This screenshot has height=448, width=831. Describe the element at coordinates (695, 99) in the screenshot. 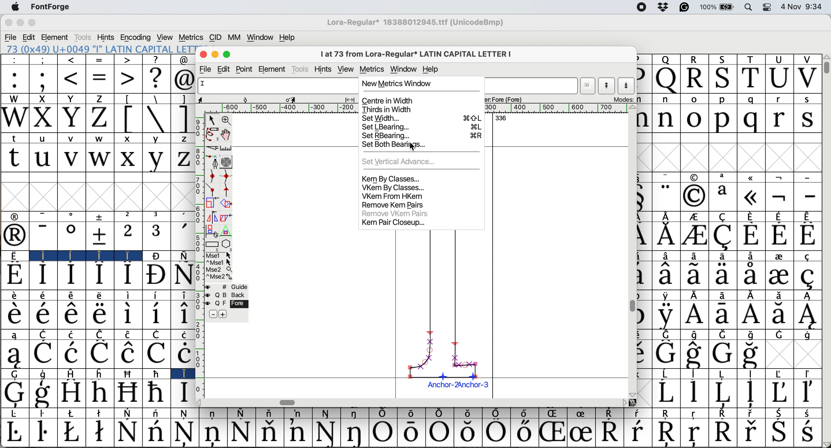

I see `o` at that location.